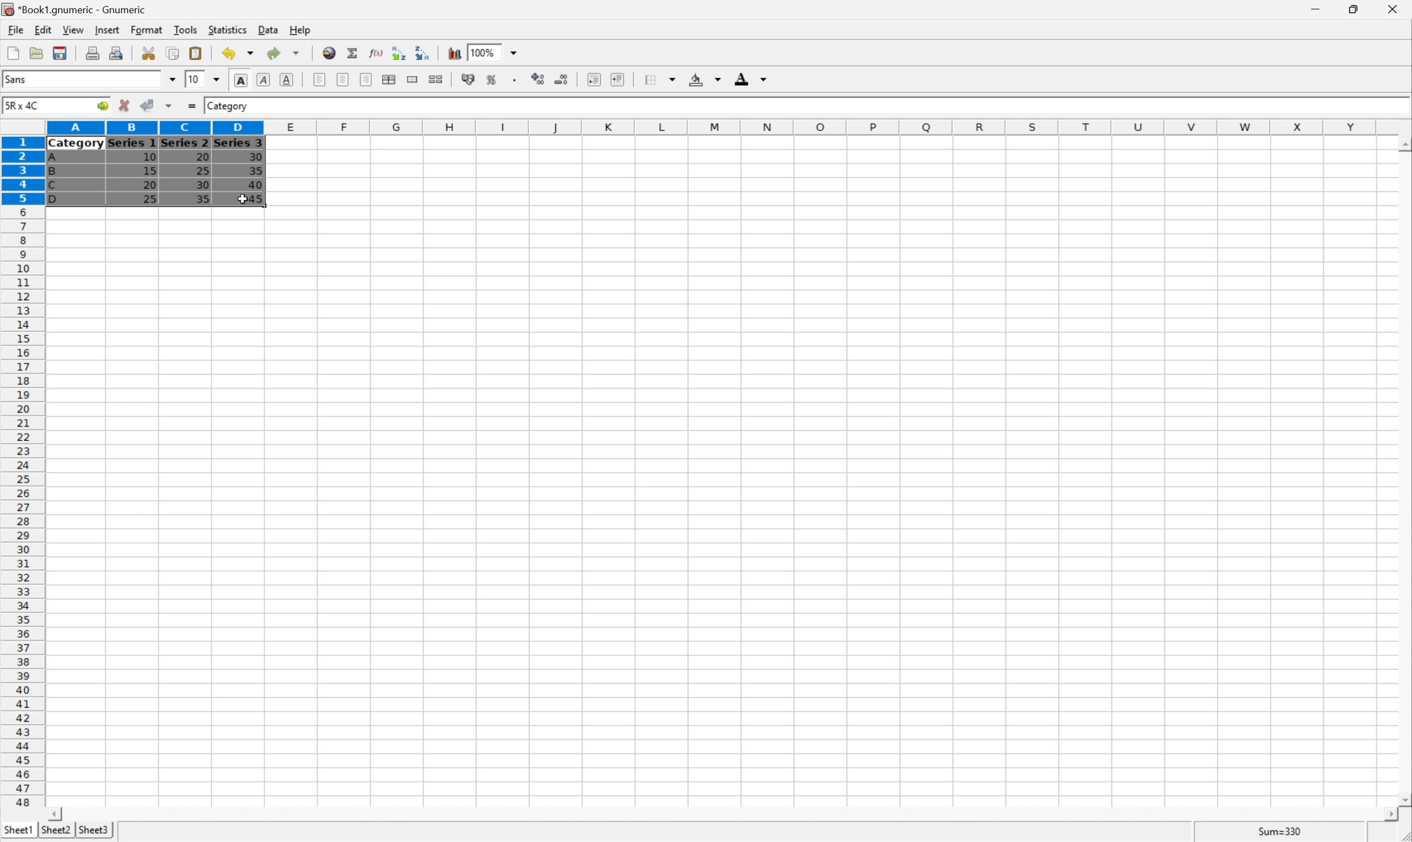 The height and width of the screenshot is (842, 1412). I want to click on Merge a range of cells, so click(412, 79).